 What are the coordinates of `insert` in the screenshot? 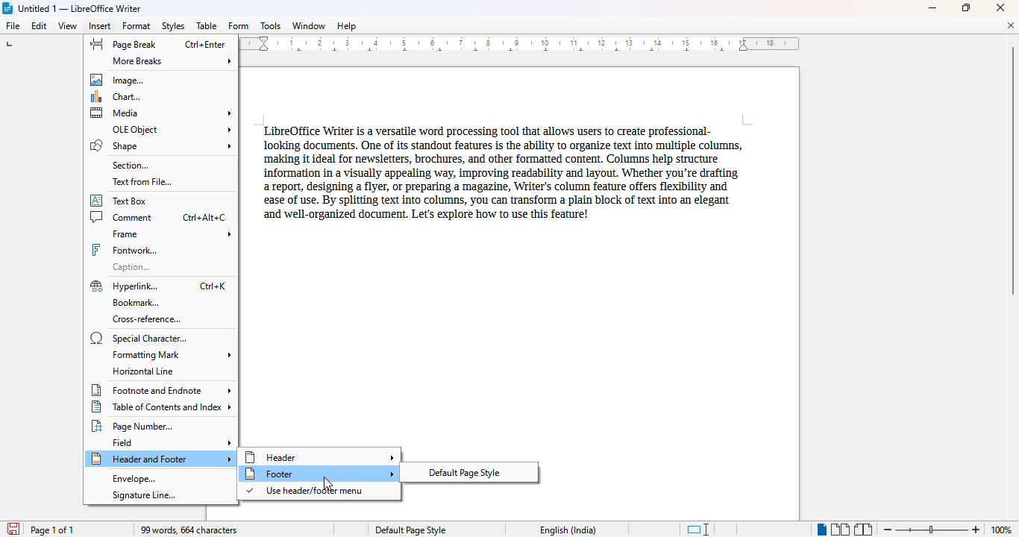 It's located at (101, 26).